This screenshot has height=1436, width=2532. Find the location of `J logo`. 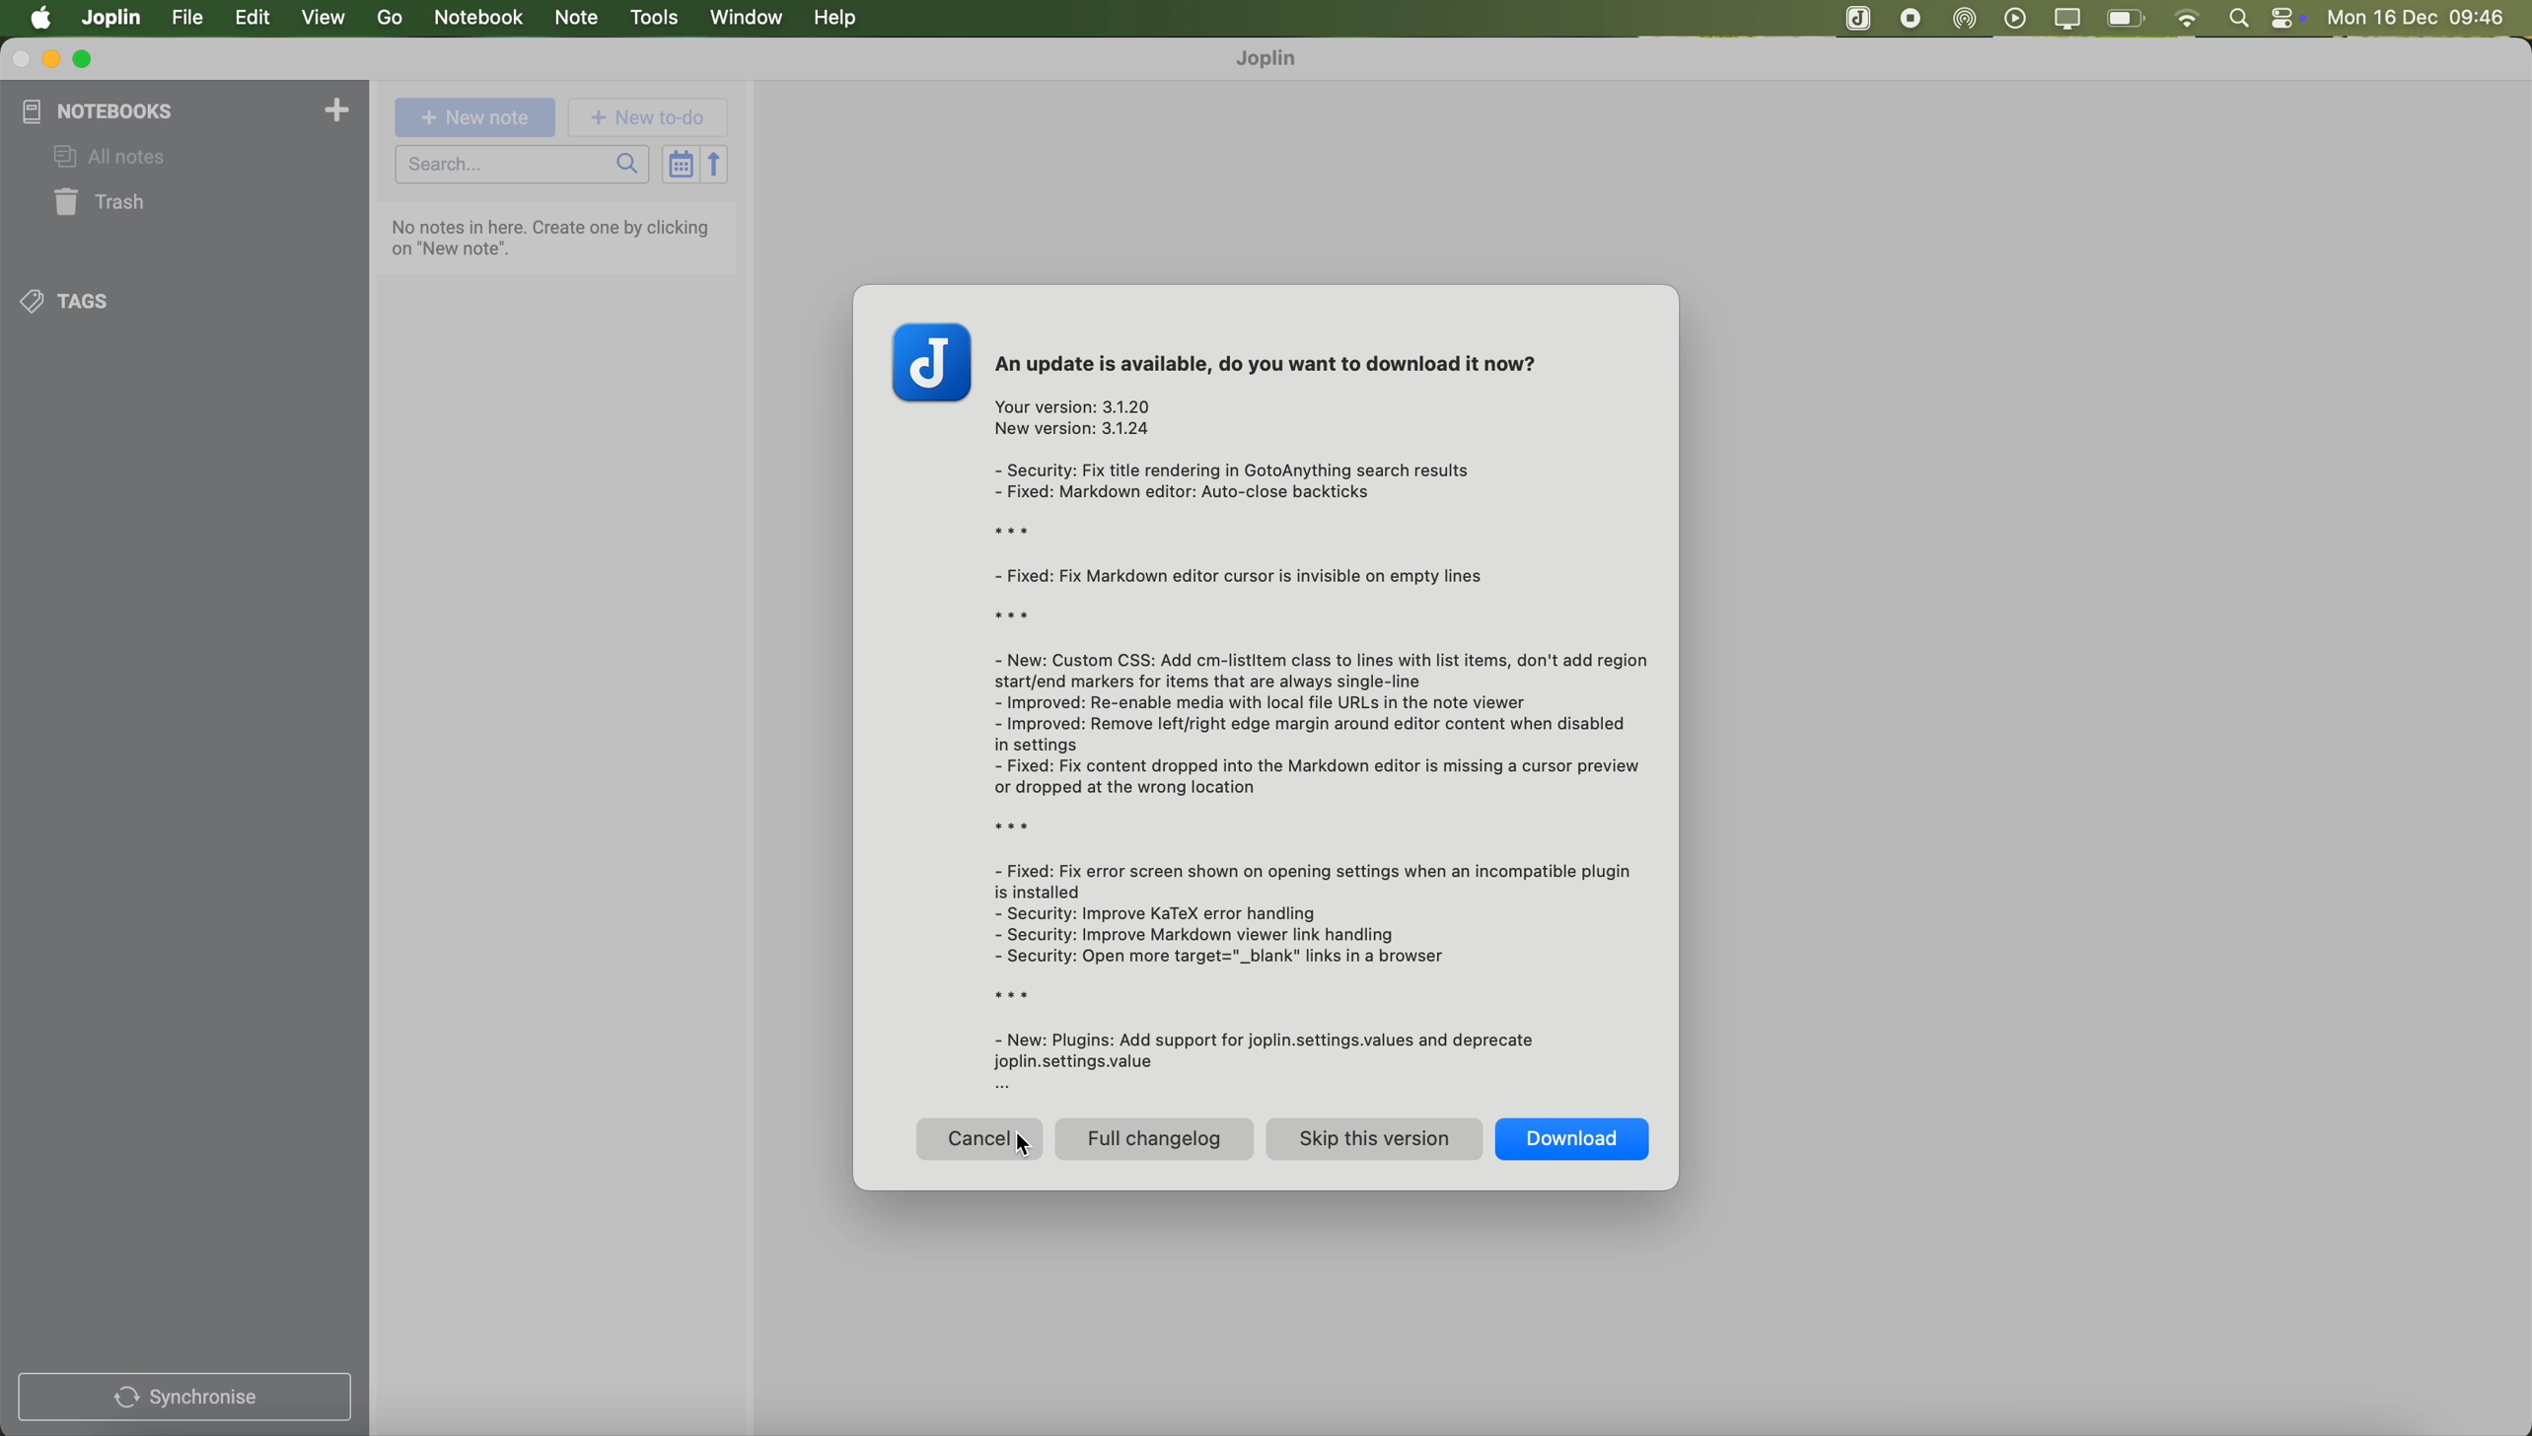

J logo is located at coordinates (915, 367).